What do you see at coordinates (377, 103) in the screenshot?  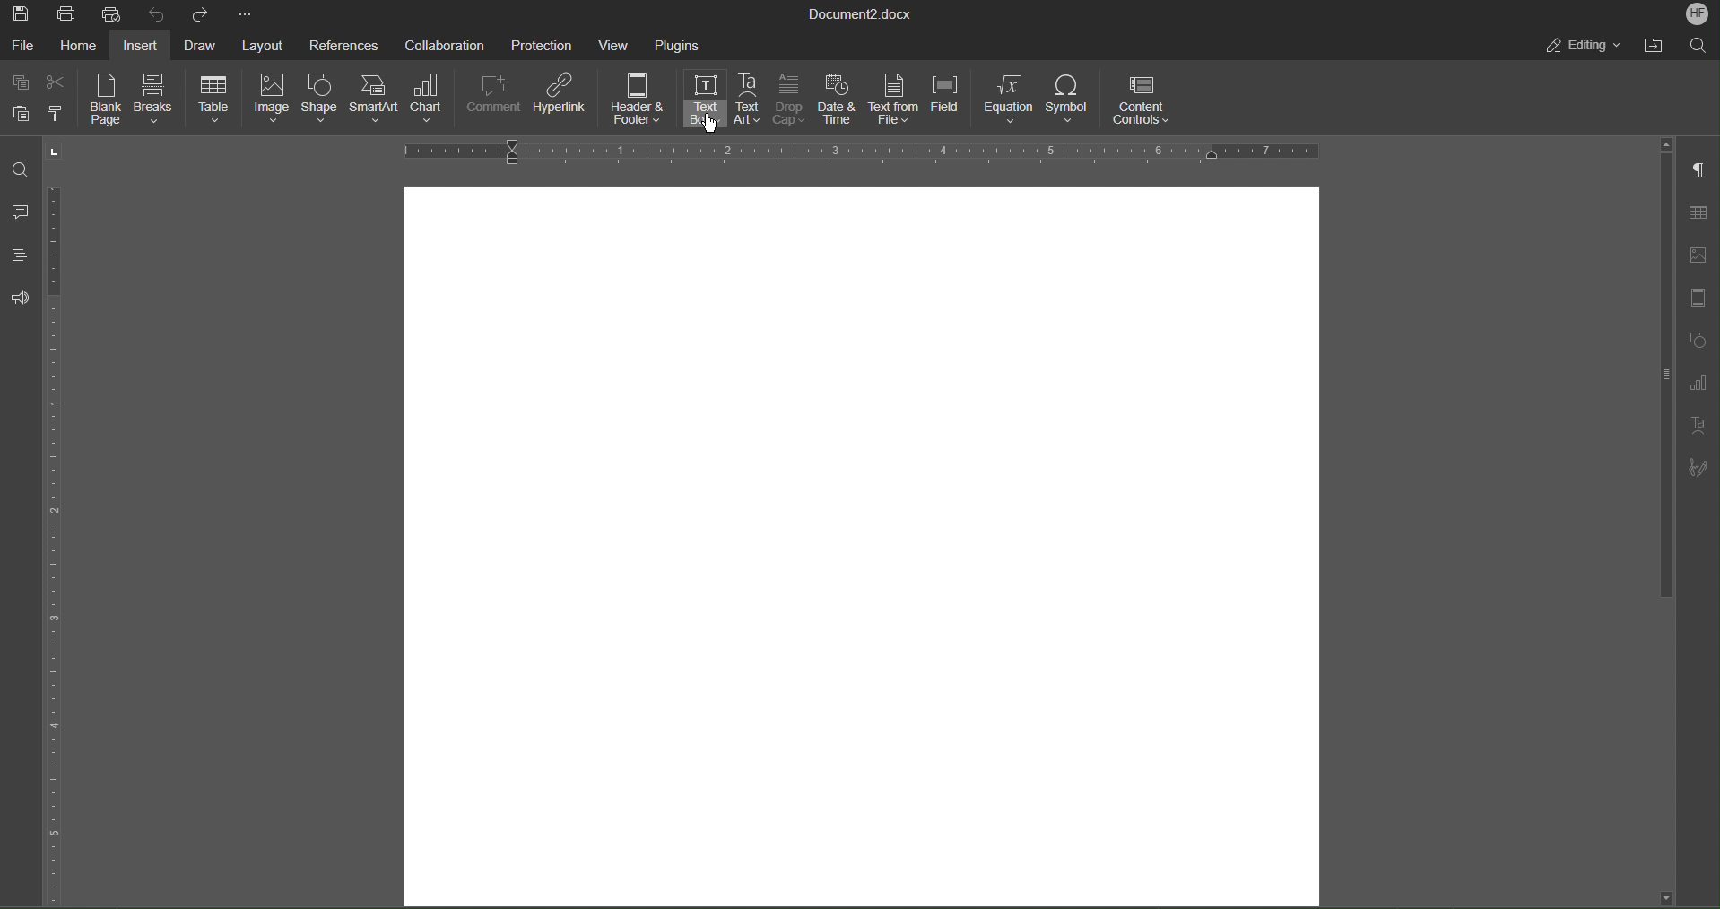 I see `SmartArt` at bounding box center [377, 103].